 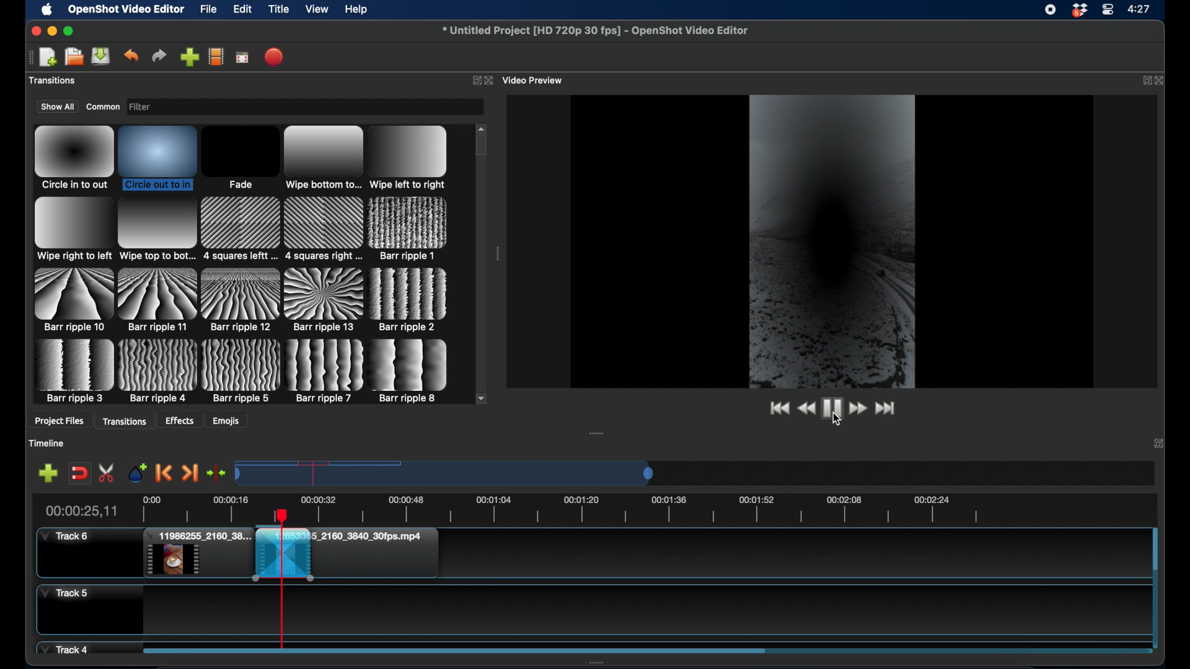 What do you see at coordinates (108, 473) in the screenshot?
I see `enable razor` at bounding box center [108, 473].